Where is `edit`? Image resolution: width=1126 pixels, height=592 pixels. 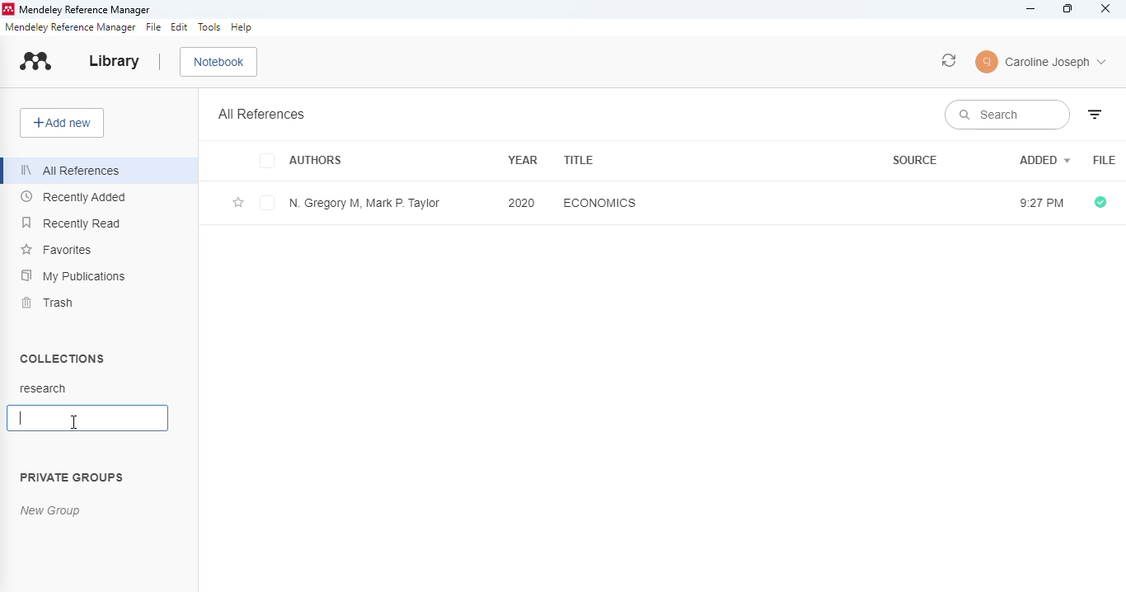 edit is located at coordinates (181, 28).